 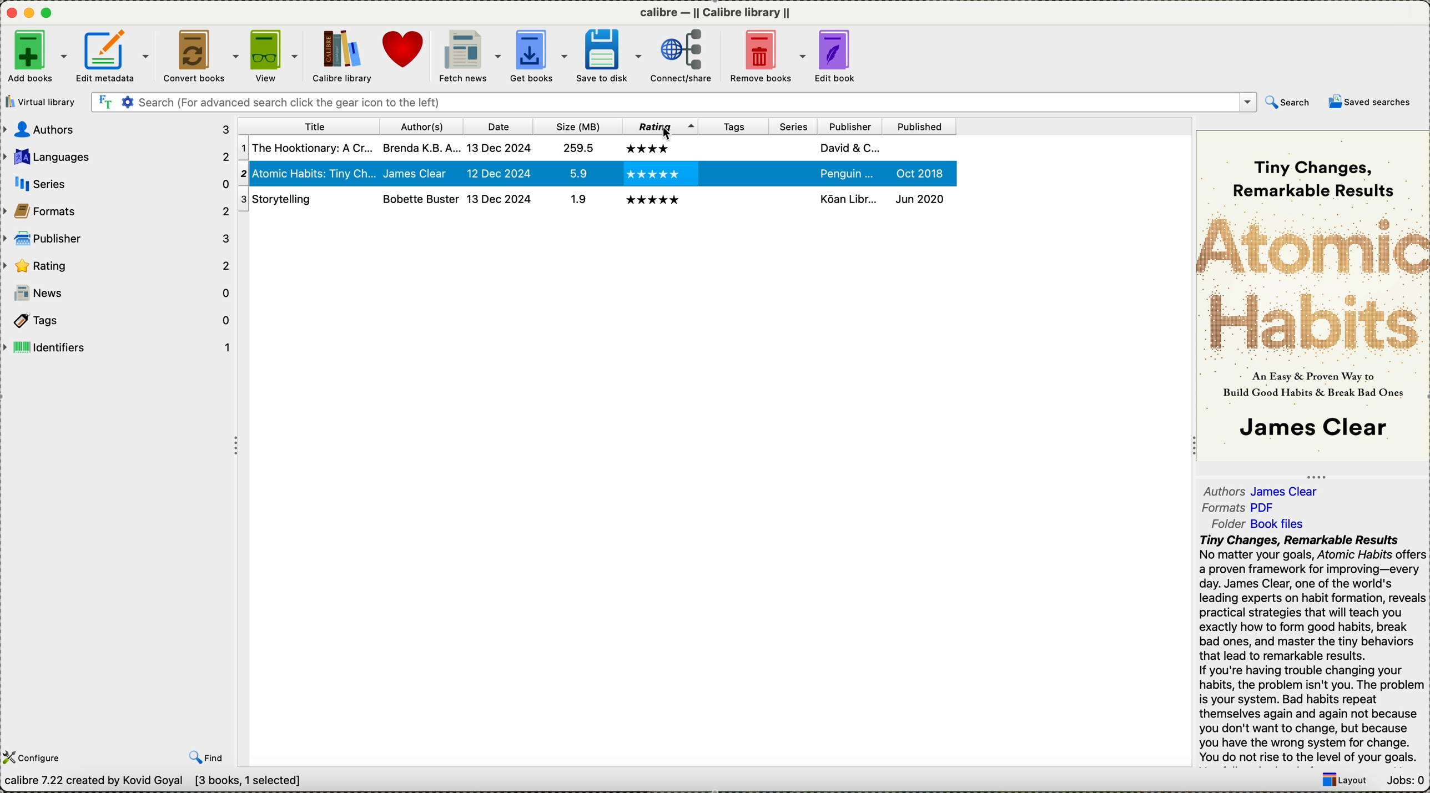 What do you see at coordinates (117, 210) in the screenshot?
I see `formats` at bounding box center [117, 210].